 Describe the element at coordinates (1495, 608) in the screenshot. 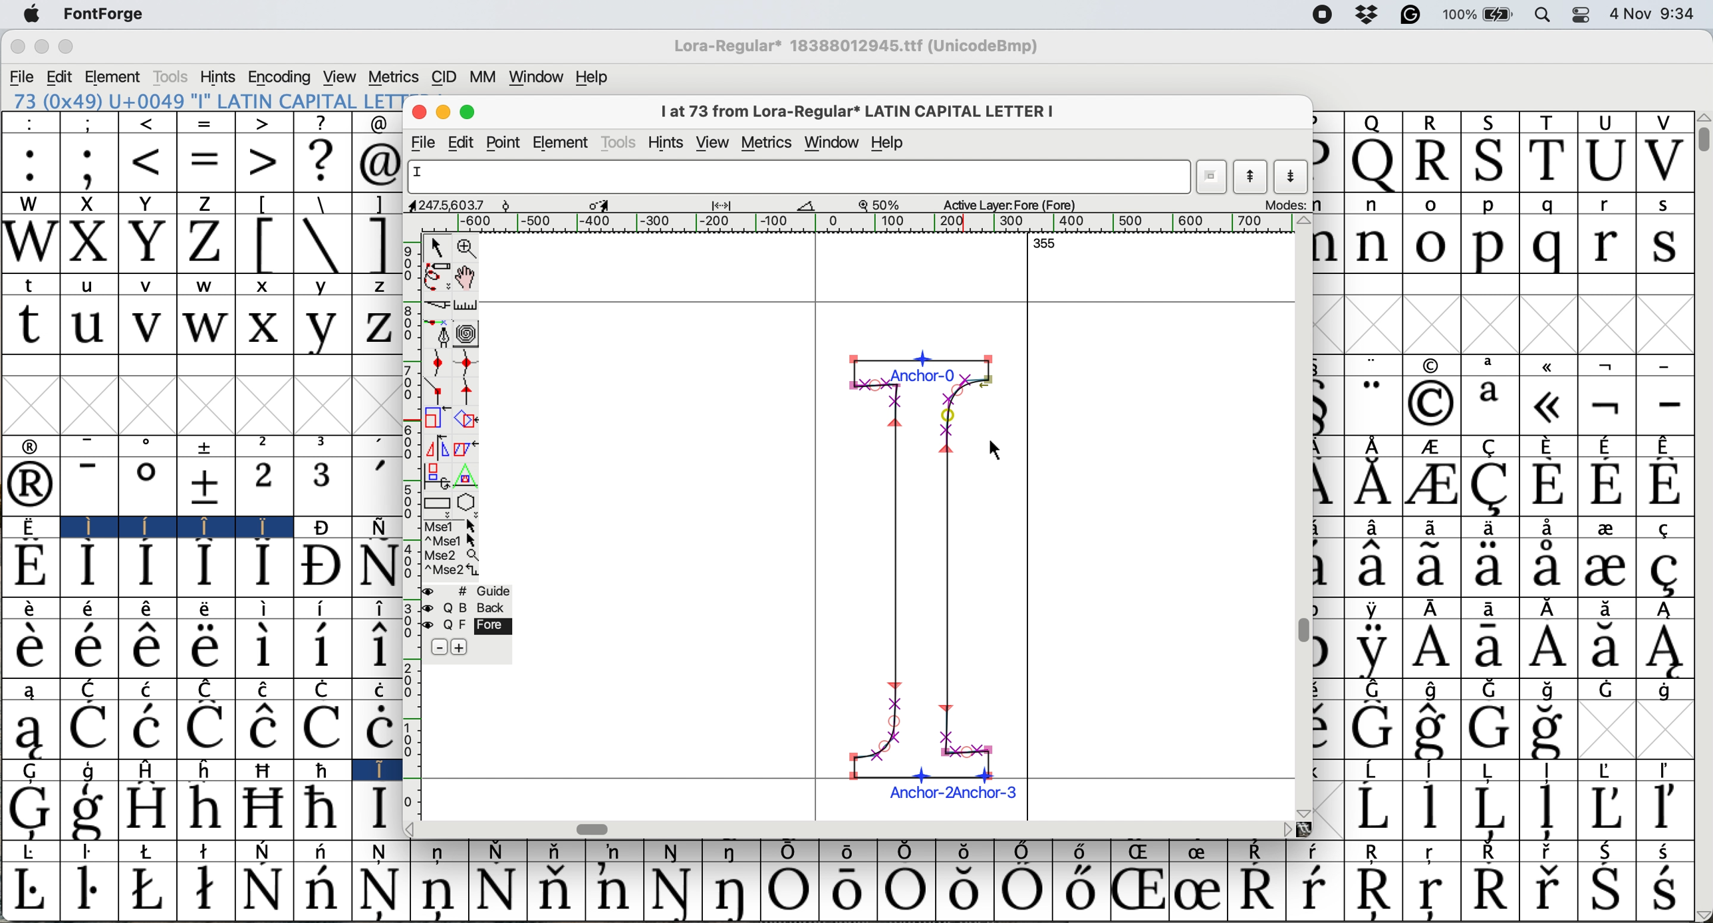

I see `Symbol` at that location.